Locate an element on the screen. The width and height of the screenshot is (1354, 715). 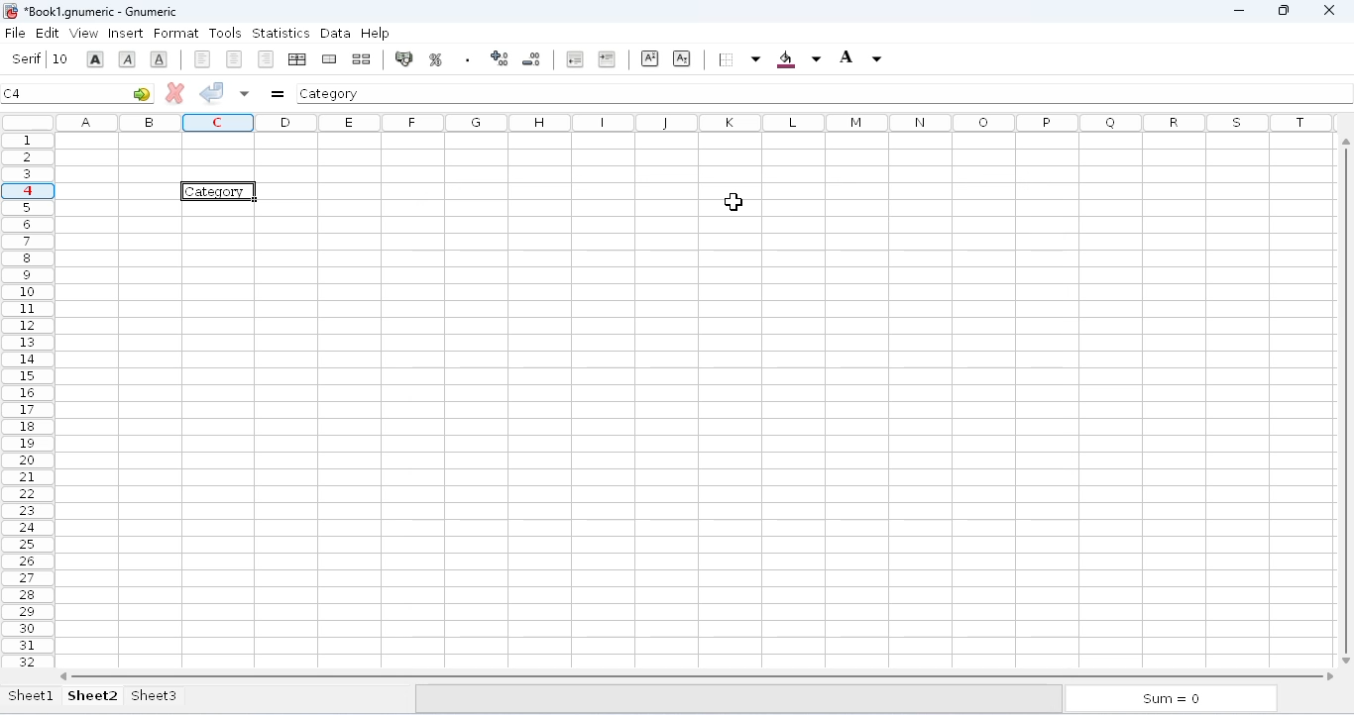
font size is located at coordinates (96, 58).